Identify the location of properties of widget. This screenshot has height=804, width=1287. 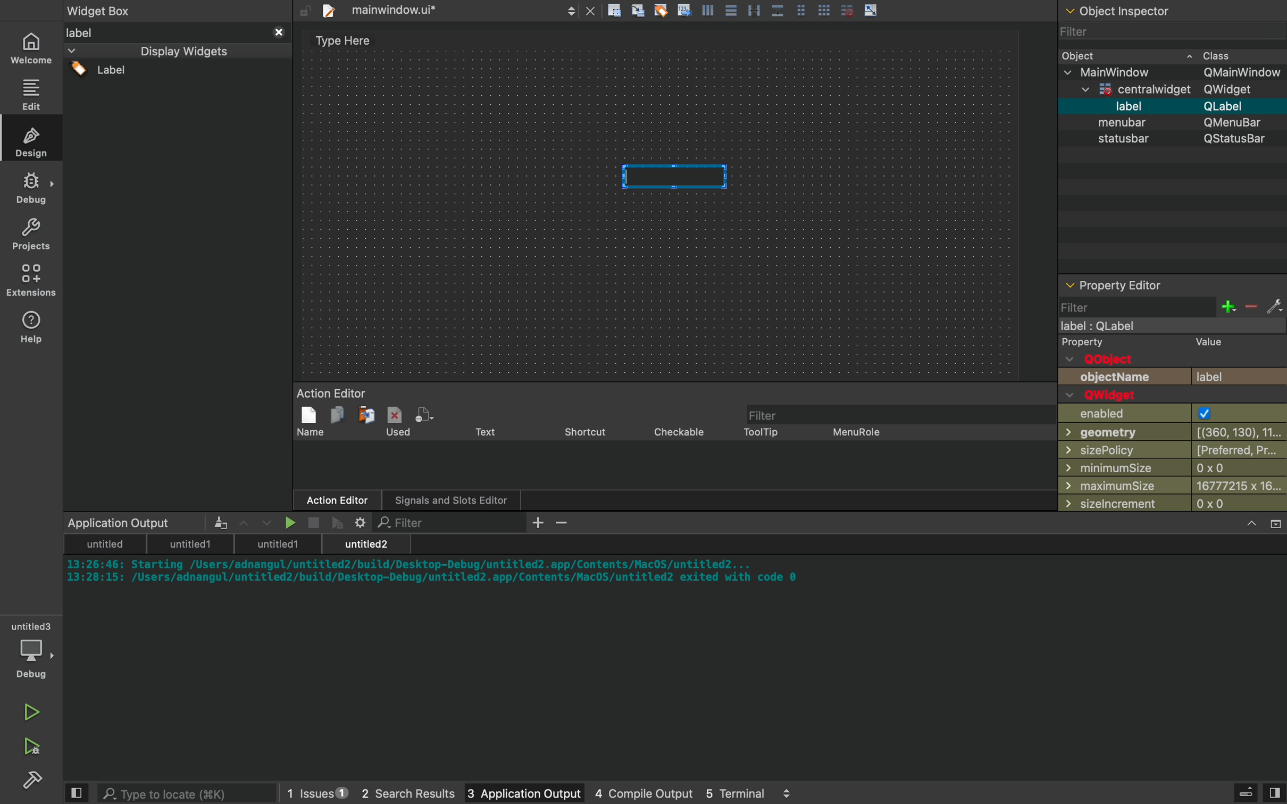
(1174, 395).